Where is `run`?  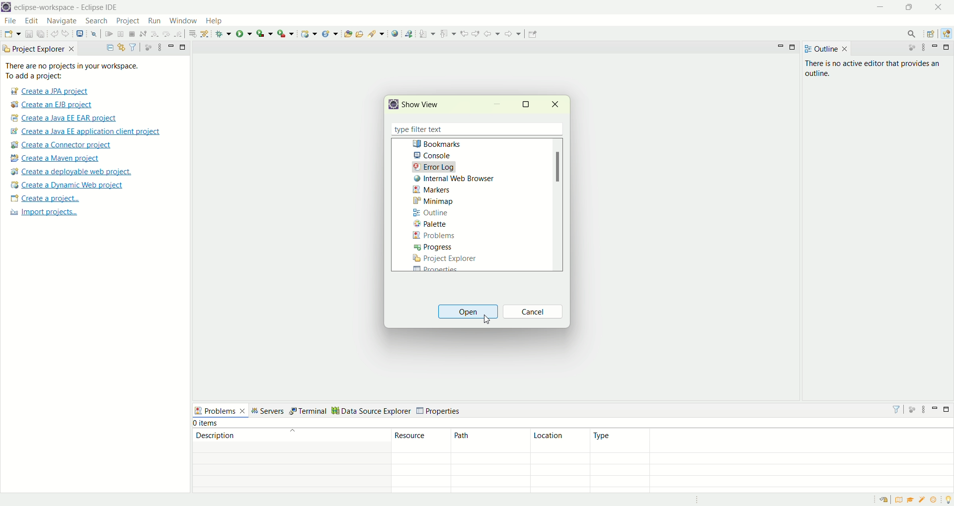 run is located at coordinates (244, 33).